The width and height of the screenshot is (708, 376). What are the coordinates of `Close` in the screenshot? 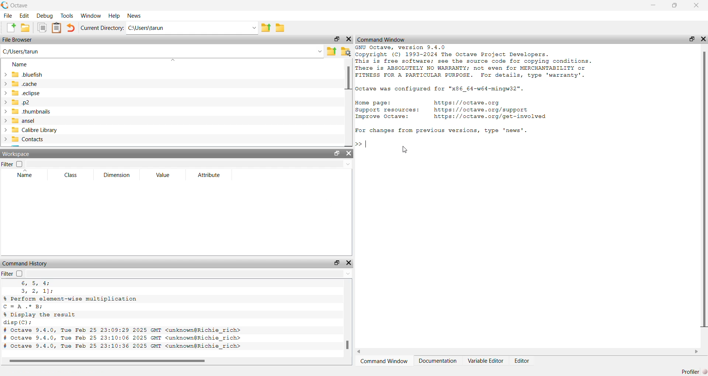 It's located at (349, 154).